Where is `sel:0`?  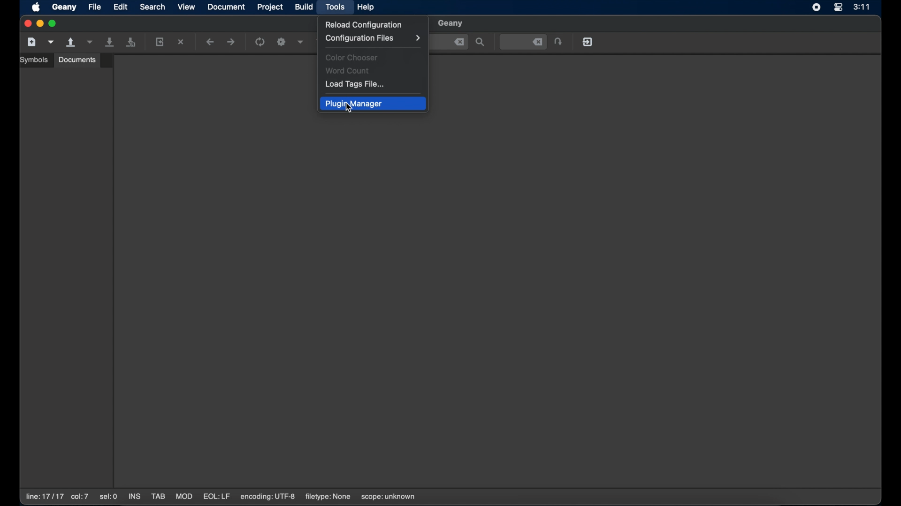
sel:0 is located at coordinates (109, 497).